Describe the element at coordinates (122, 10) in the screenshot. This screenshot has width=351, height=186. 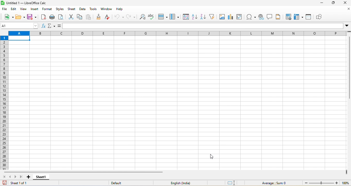
I see `help` at that location.